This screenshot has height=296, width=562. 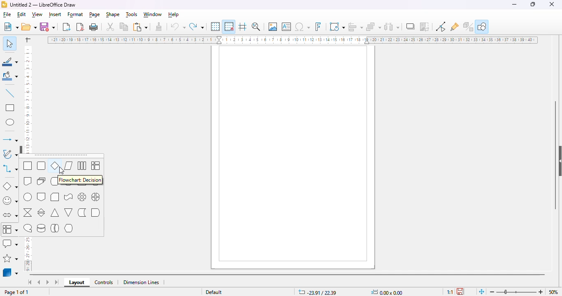 I want to click on insert line, so click(x=10, y=93).